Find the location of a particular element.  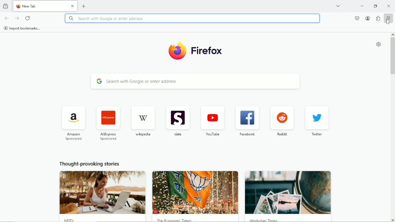

vertical scrollbar is located at coordinates (392, 57).